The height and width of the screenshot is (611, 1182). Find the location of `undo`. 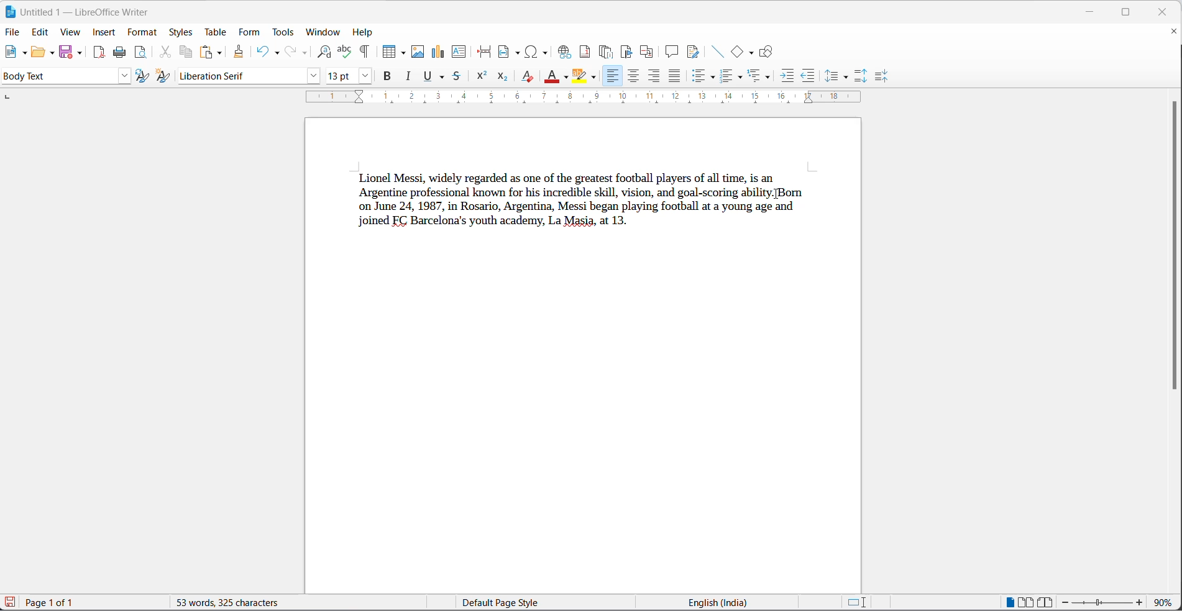

undo is located at coordinates (260, 52).